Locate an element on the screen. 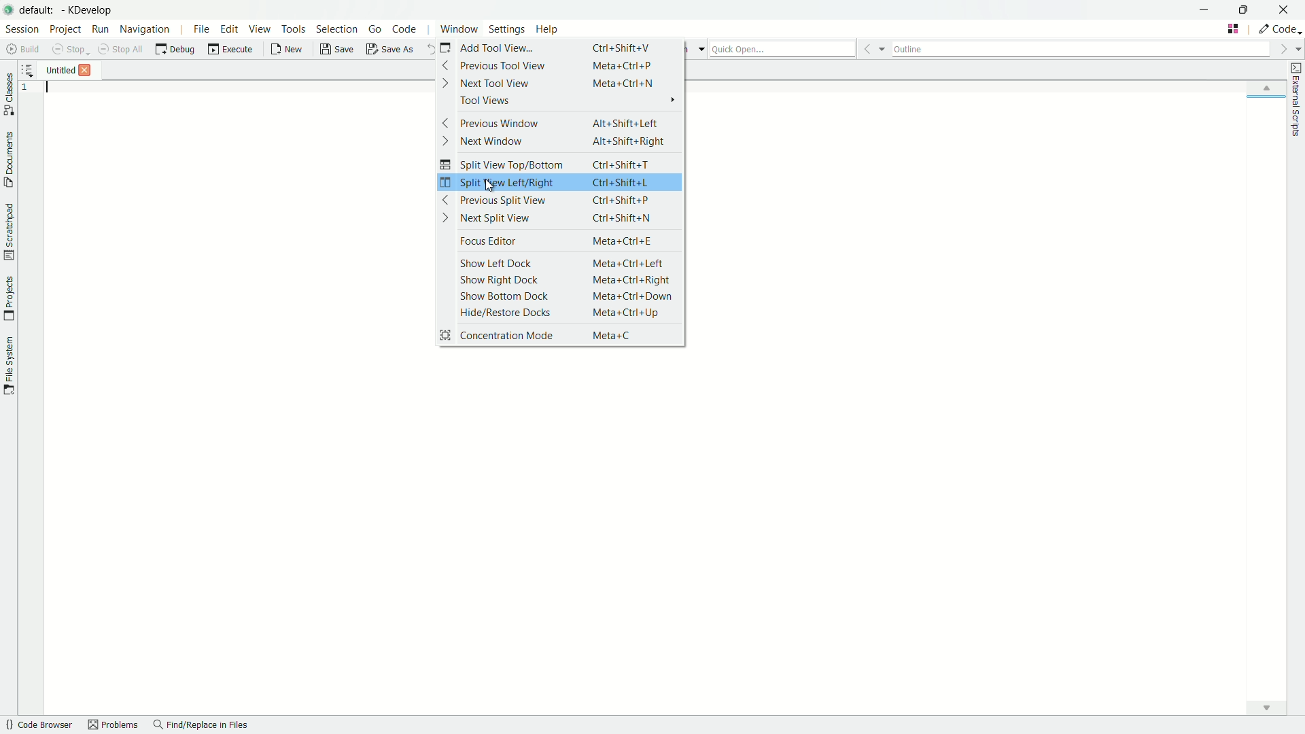  execute actions to change the area is located at coordinates (1280, 31).